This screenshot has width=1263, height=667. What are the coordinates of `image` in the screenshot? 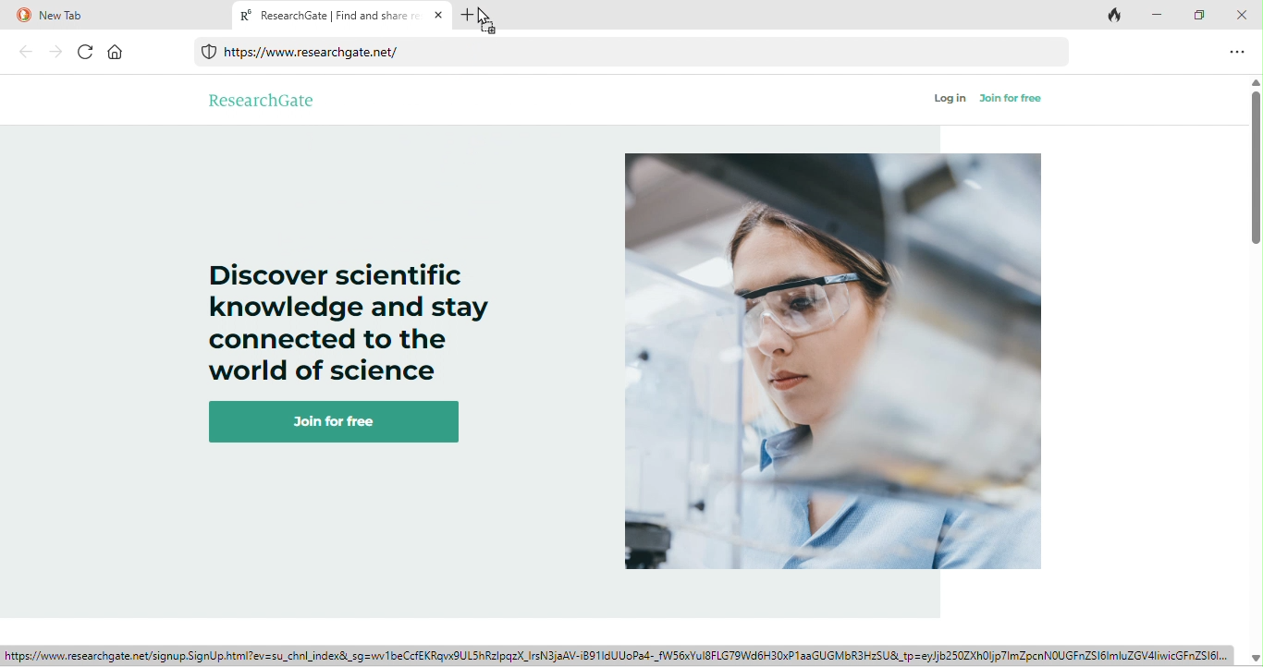 It's located at (835, 364).